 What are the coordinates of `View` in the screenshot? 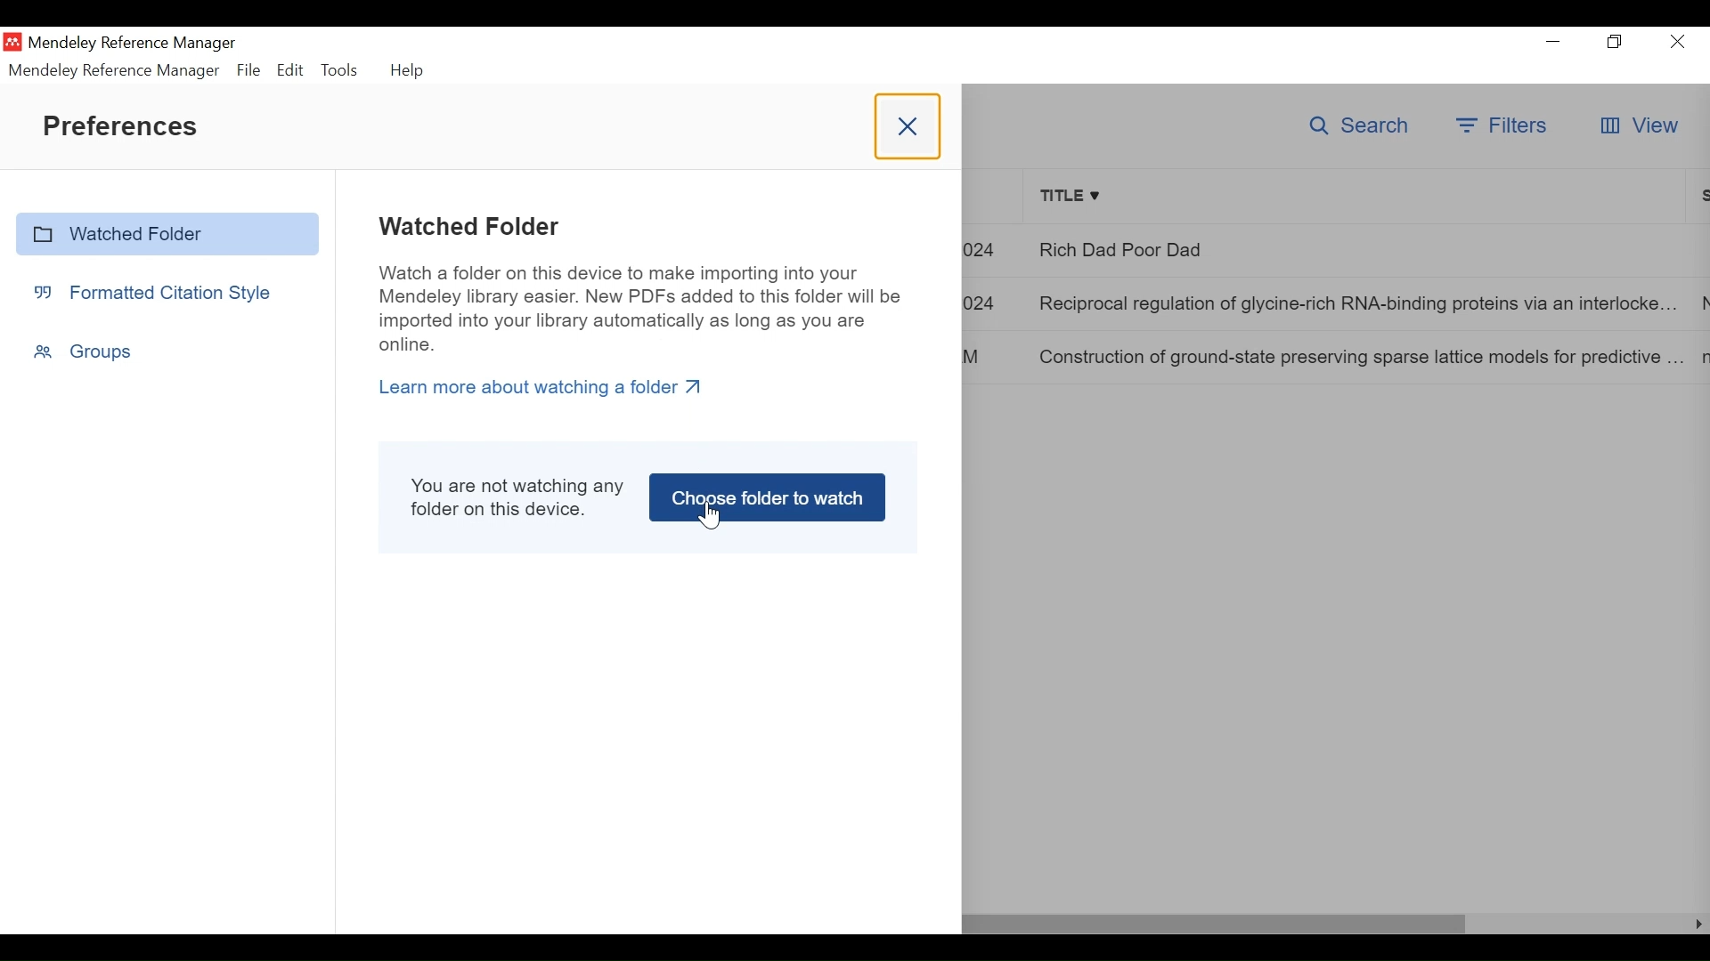 It's located at (1638, 126).